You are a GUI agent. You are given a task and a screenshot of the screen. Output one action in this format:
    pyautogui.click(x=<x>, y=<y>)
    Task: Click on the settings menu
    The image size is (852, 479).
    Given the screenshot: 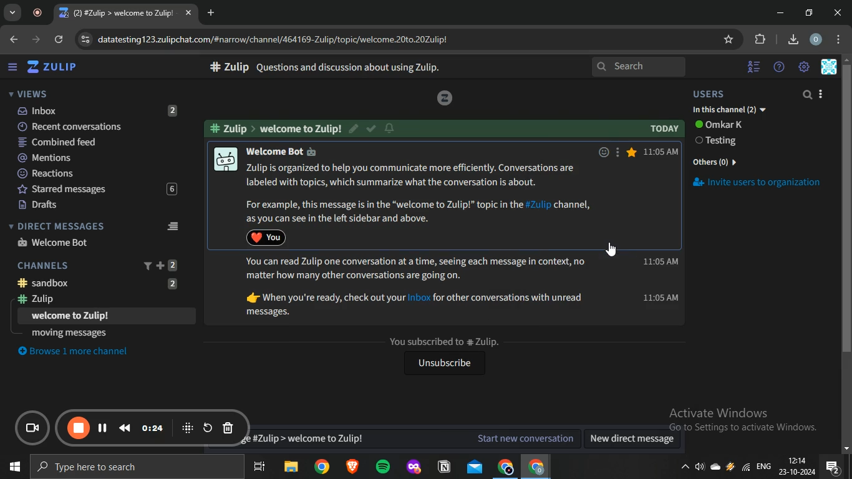 What is the action you would take?
    pyautogui.click(x=841, y=40)
    